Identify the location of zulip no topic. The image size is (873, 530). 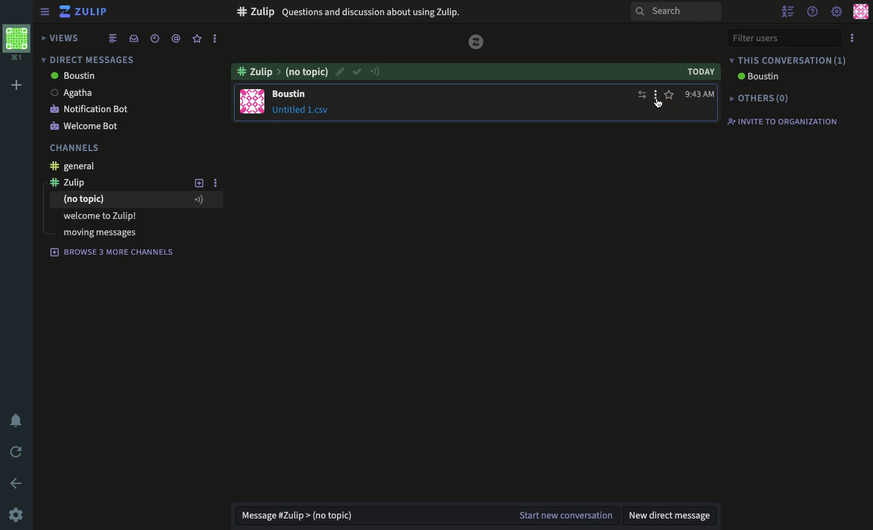
(282, 71).